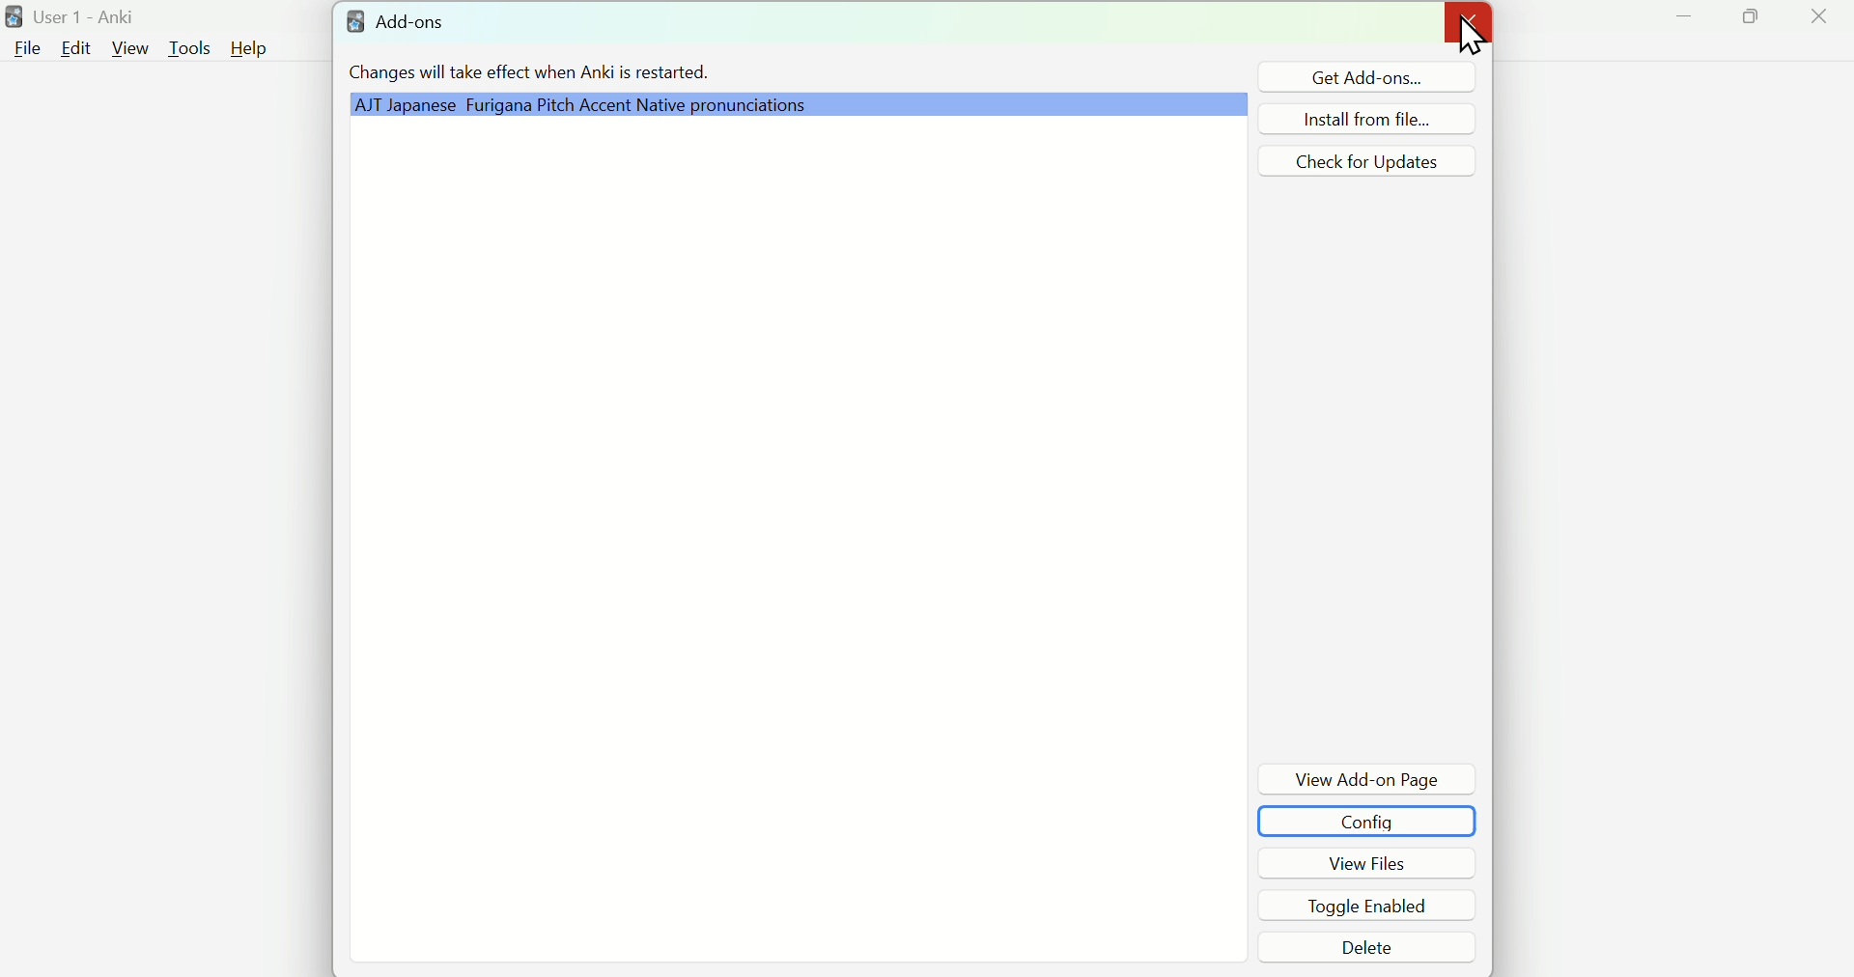 The width and height of the screenshot is (1854, 977). I want to click on Close, so click(1826, 24).